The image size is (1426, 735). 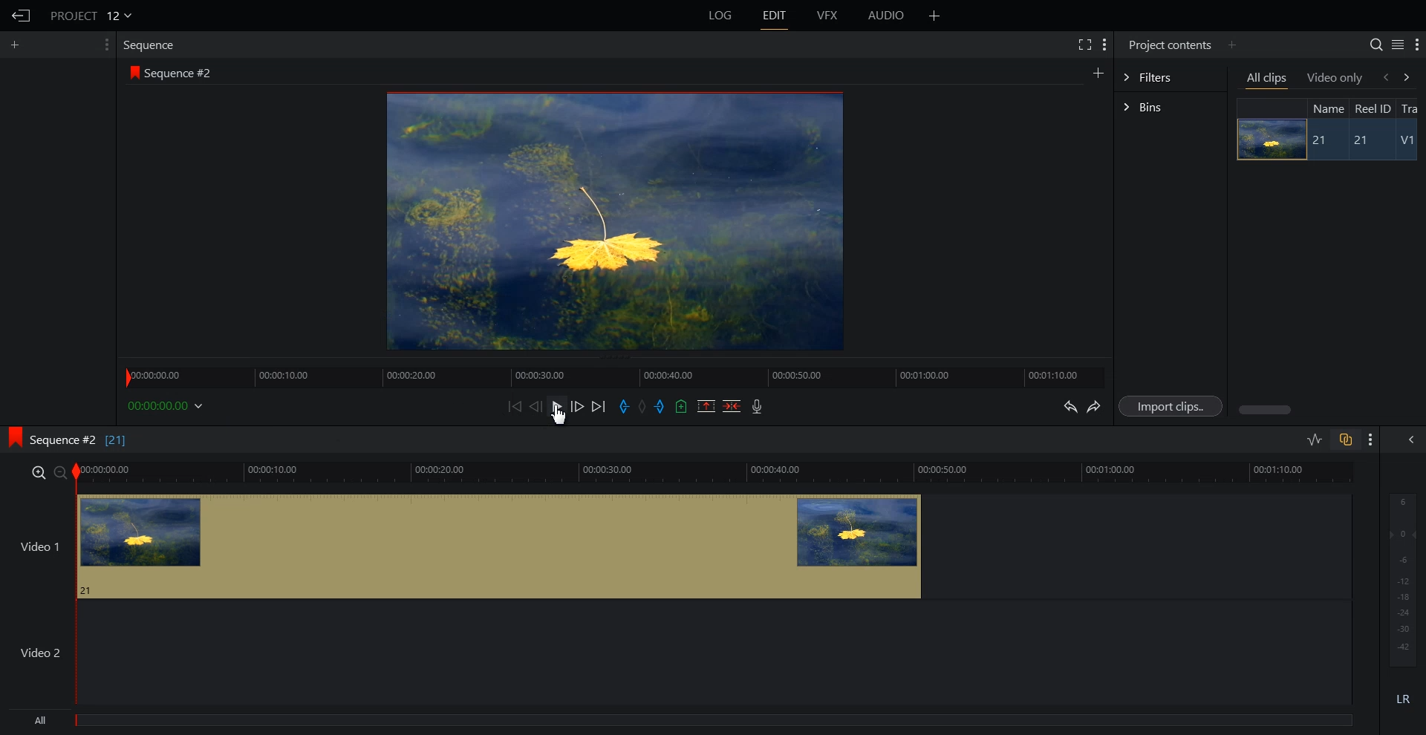 What do you see at coordinates (1267, 139) in the screenshot?
I see `Image` at bounding box center [1267, 139].